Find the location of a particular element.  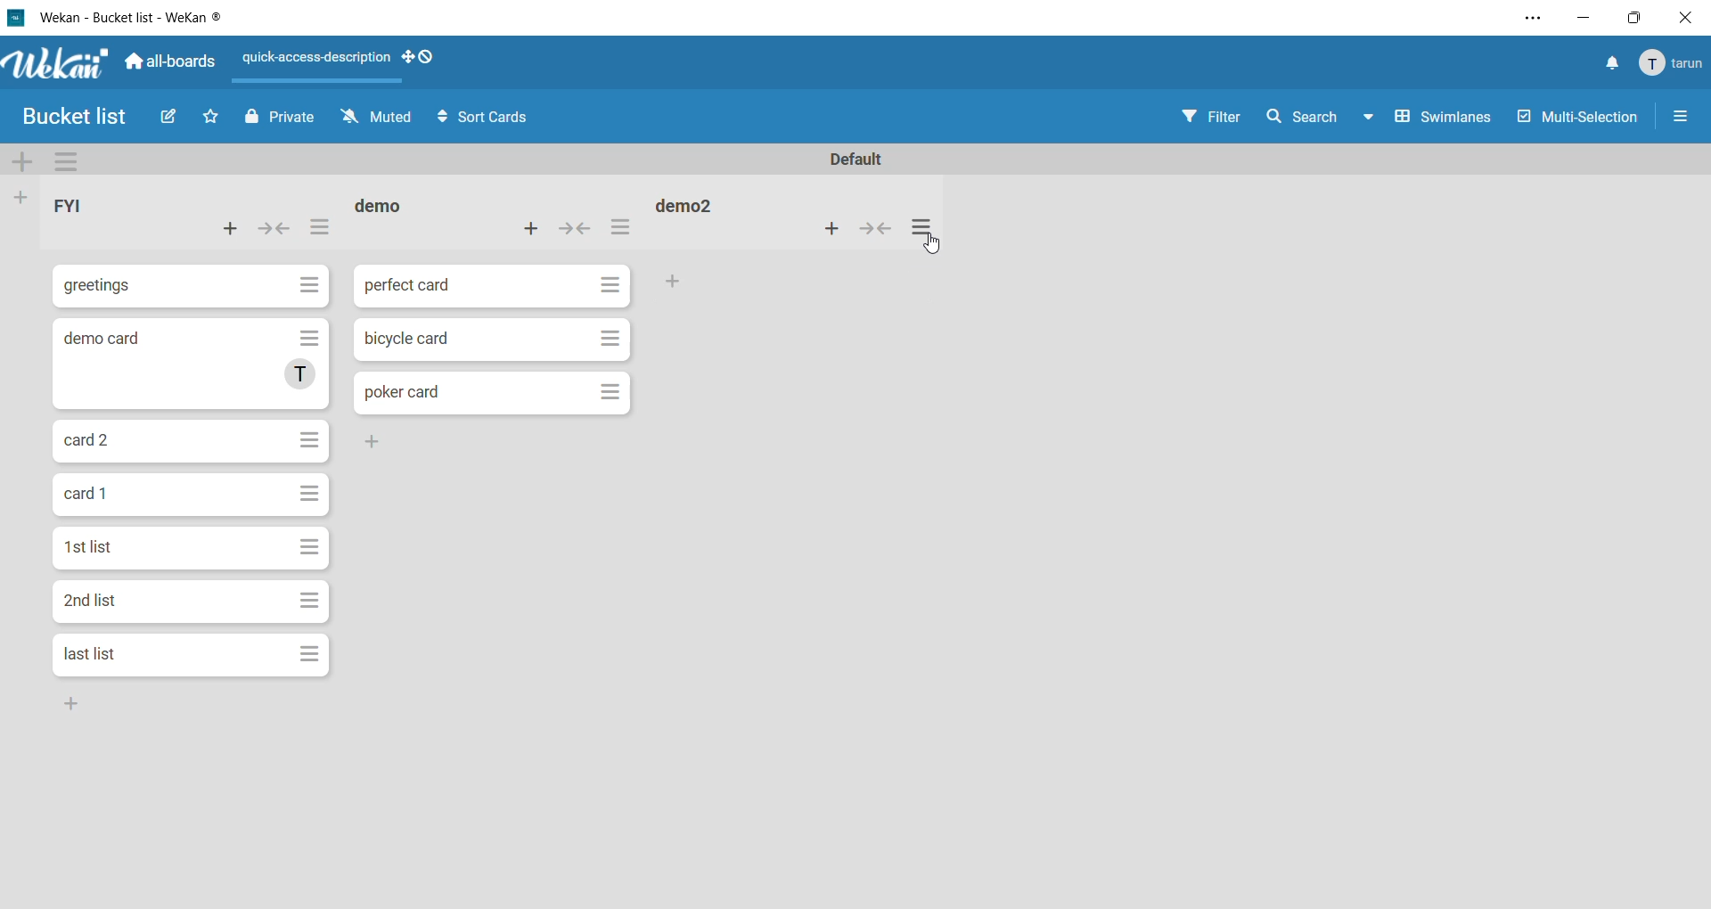

Muted is located at coordinates (372, 120).